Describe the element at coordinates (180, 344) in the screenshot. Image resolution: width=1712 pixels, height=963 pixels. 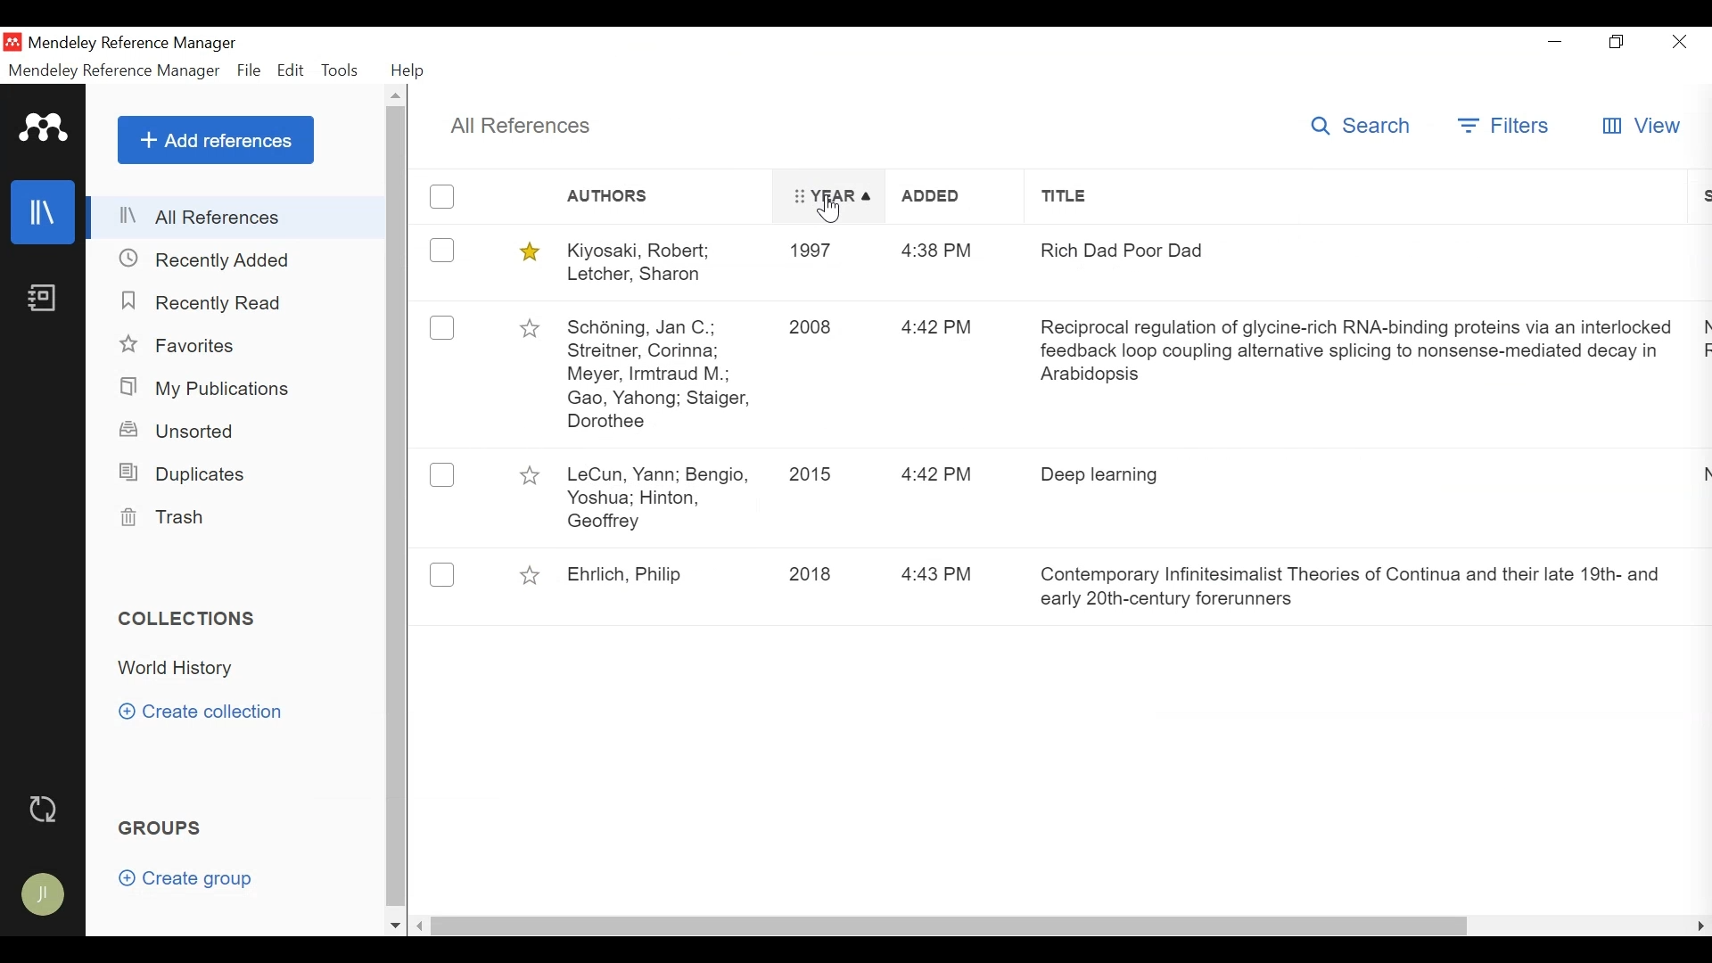
I see `Favorites` at that location.